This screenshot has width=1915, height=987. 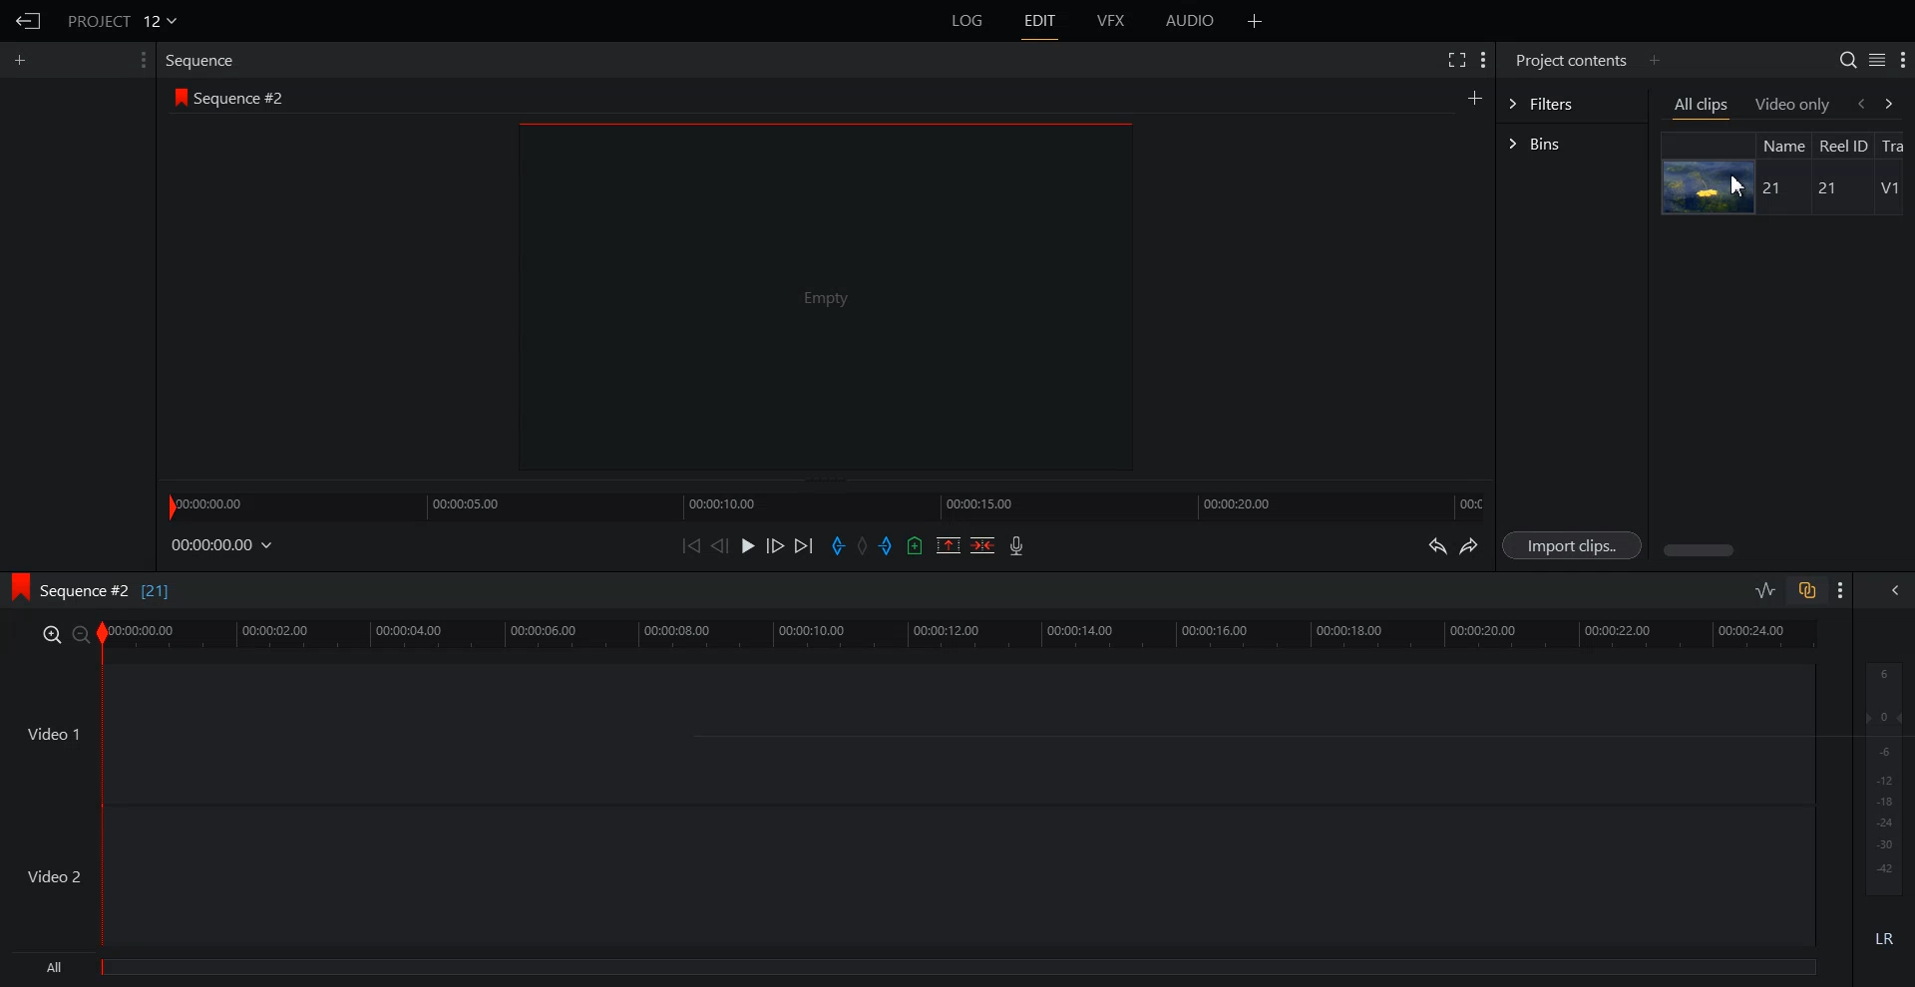 What do you see at coordinates (1255, 20) in the screenshot?
I see `Add Panel` at bounding box center [1255, 20].